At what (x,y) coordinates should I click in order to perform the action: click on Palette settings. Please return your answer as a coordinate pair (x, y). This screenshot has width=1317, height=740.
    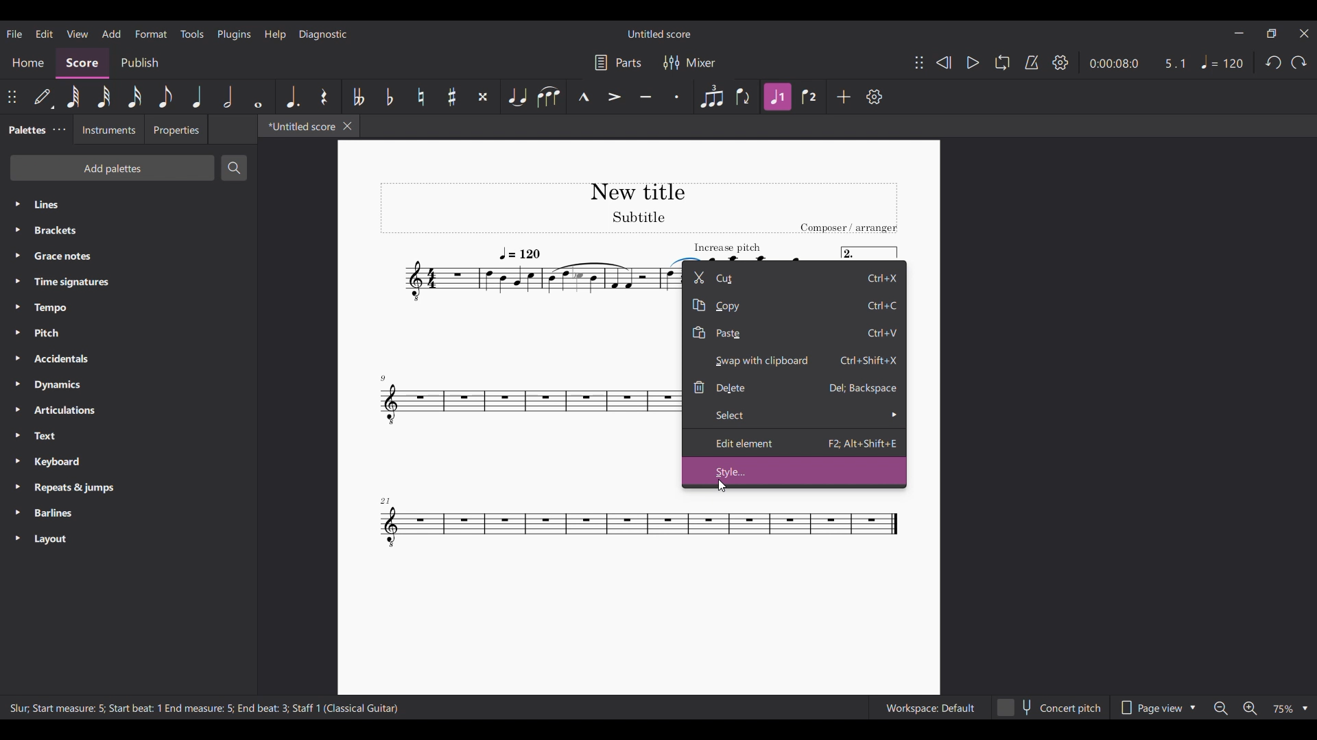
    Looking at the image, I should click on (60, 129).